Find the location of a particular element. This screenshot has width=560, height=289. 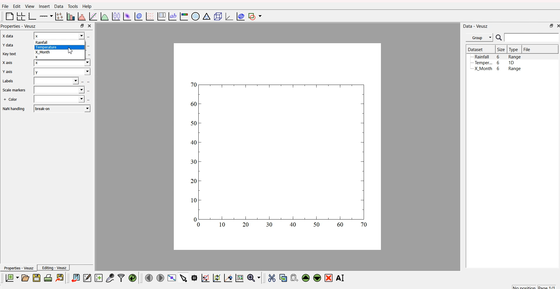

move up the widget is located at coordinates (305, 278).